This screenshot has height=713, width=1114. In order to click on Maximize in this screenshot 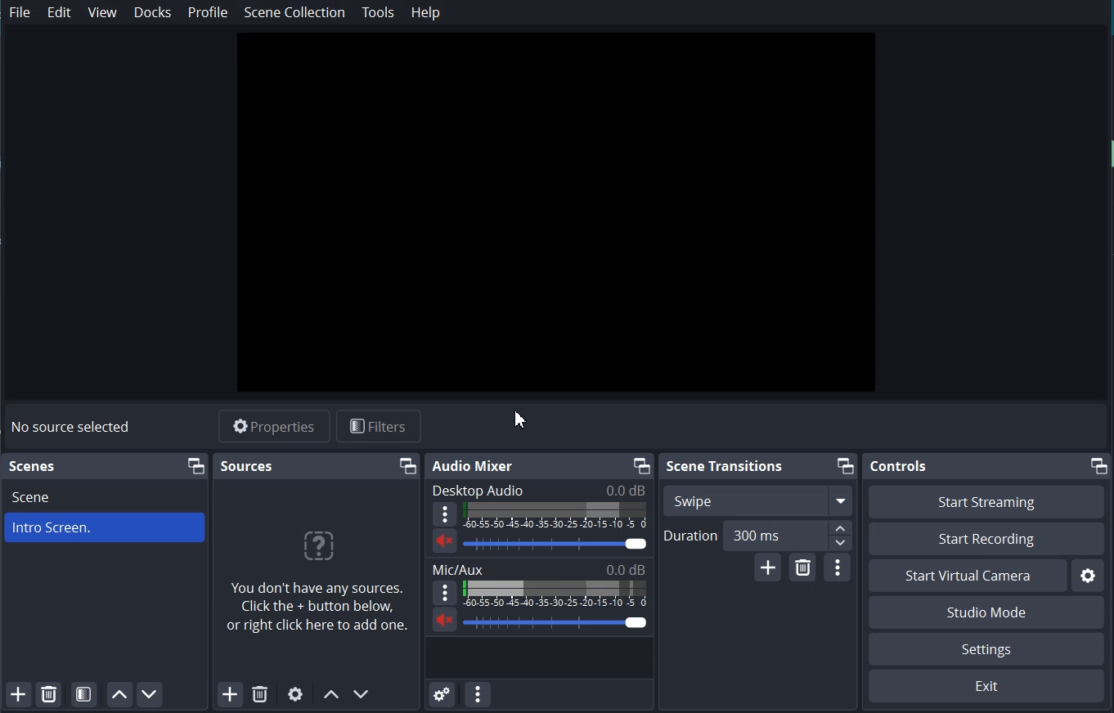, I will do `click(195, 466)`.